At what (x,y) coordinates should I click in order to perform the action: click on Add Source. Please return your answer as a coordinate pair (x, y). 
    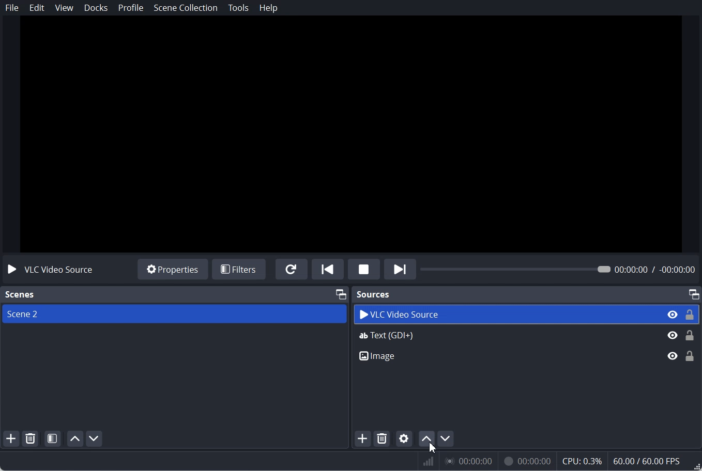
    Looking at the image, I should click on (362, 438).